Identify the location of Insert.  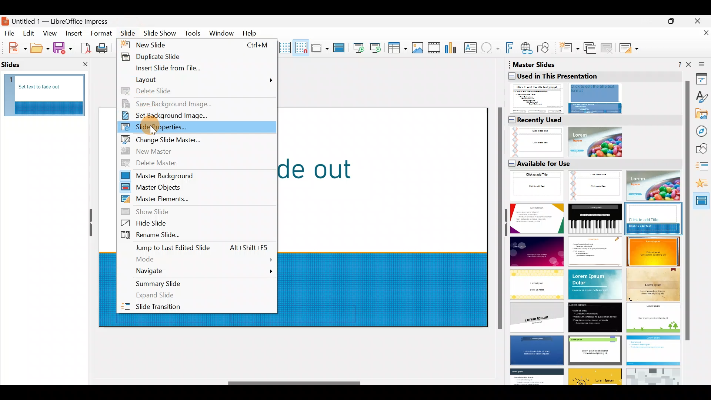
(73, 33).